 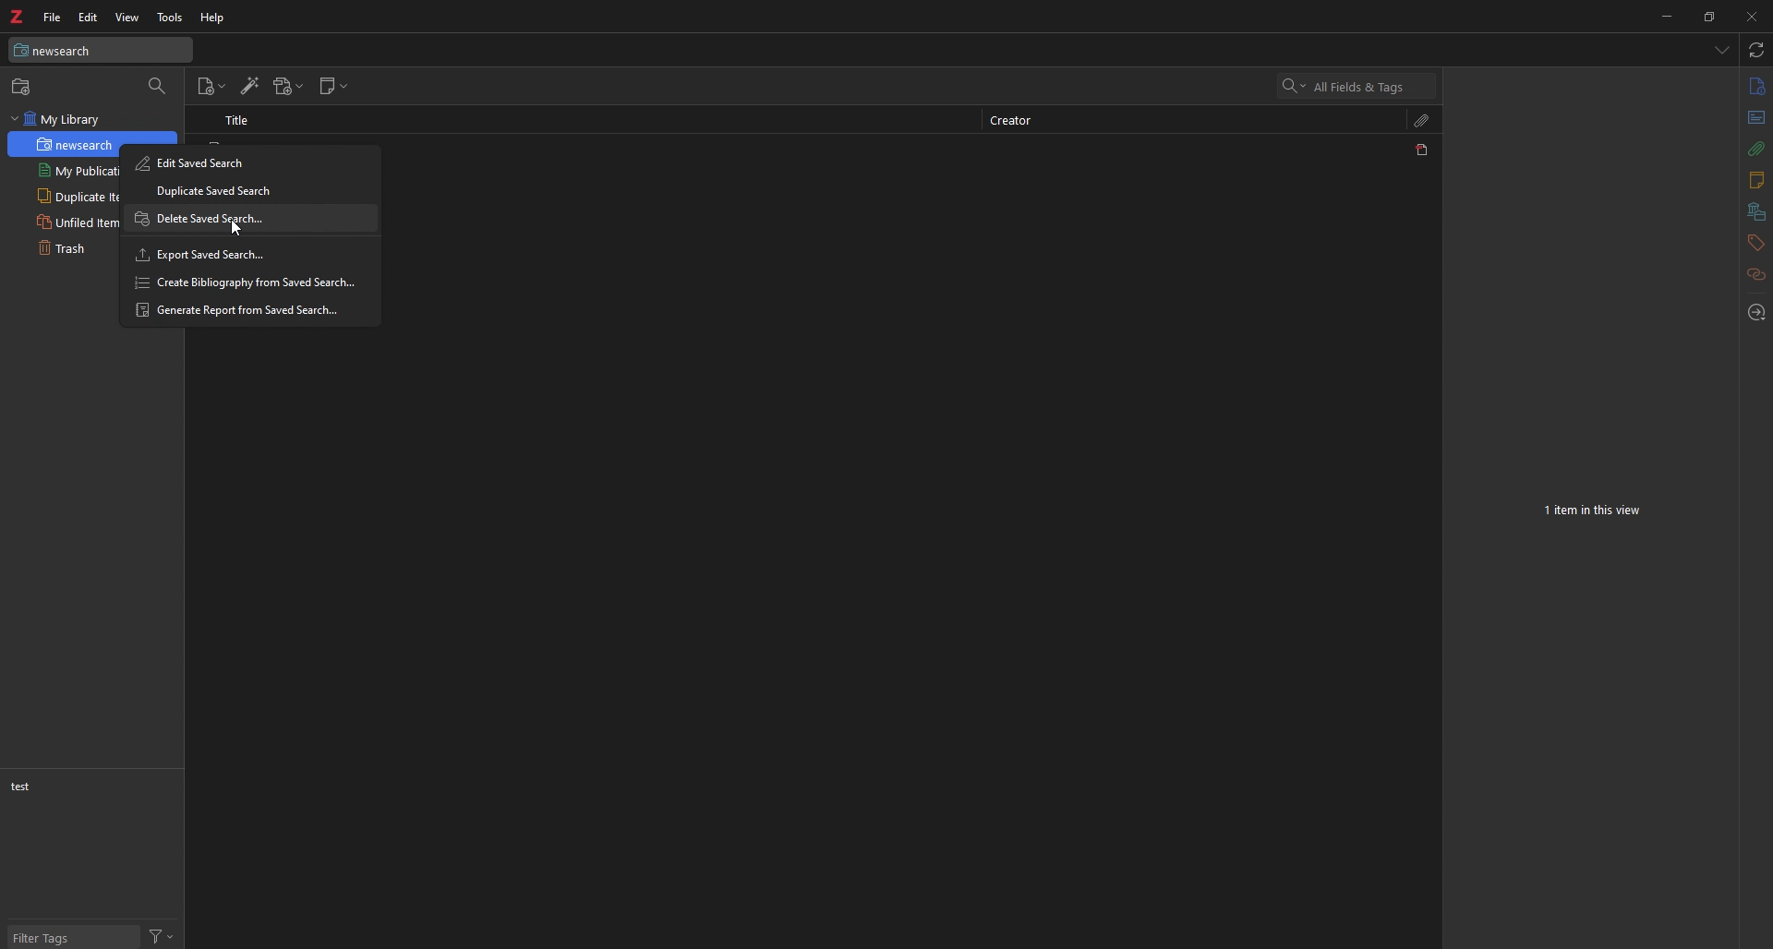 I want to click on creator, so click(x=1013, y=122).